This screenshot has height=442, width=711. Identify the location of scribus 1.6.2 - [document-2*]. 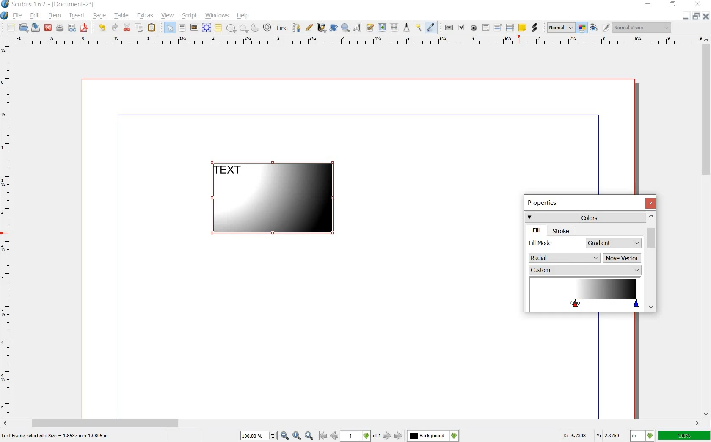
(56, 5).